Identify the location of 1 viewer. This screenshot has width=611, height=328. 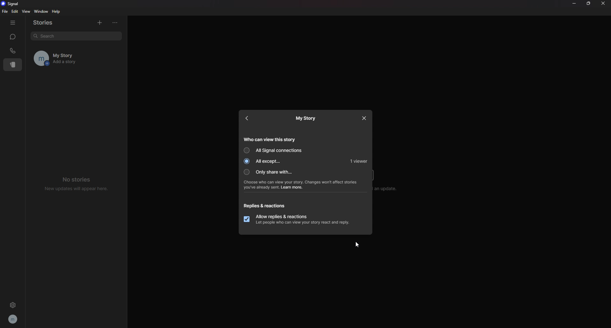
(357, 160).